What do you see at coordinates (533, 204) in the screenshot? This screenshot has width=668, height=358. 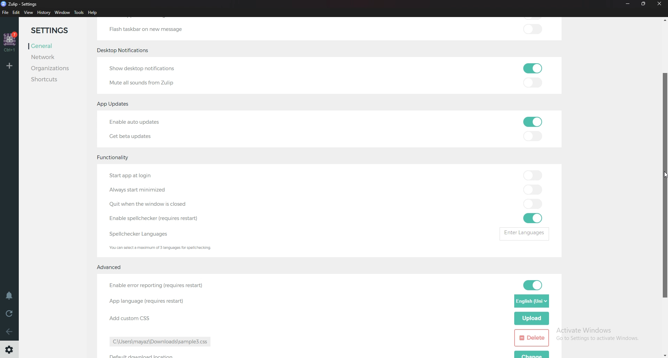 I see `toggle` at bounding box center [533, 204].